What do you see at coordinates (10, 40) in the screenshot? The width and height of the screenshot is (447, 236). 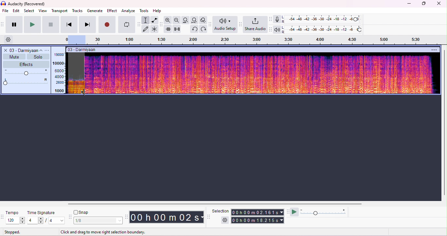 I see `settings` at bounding box center [10, 40].